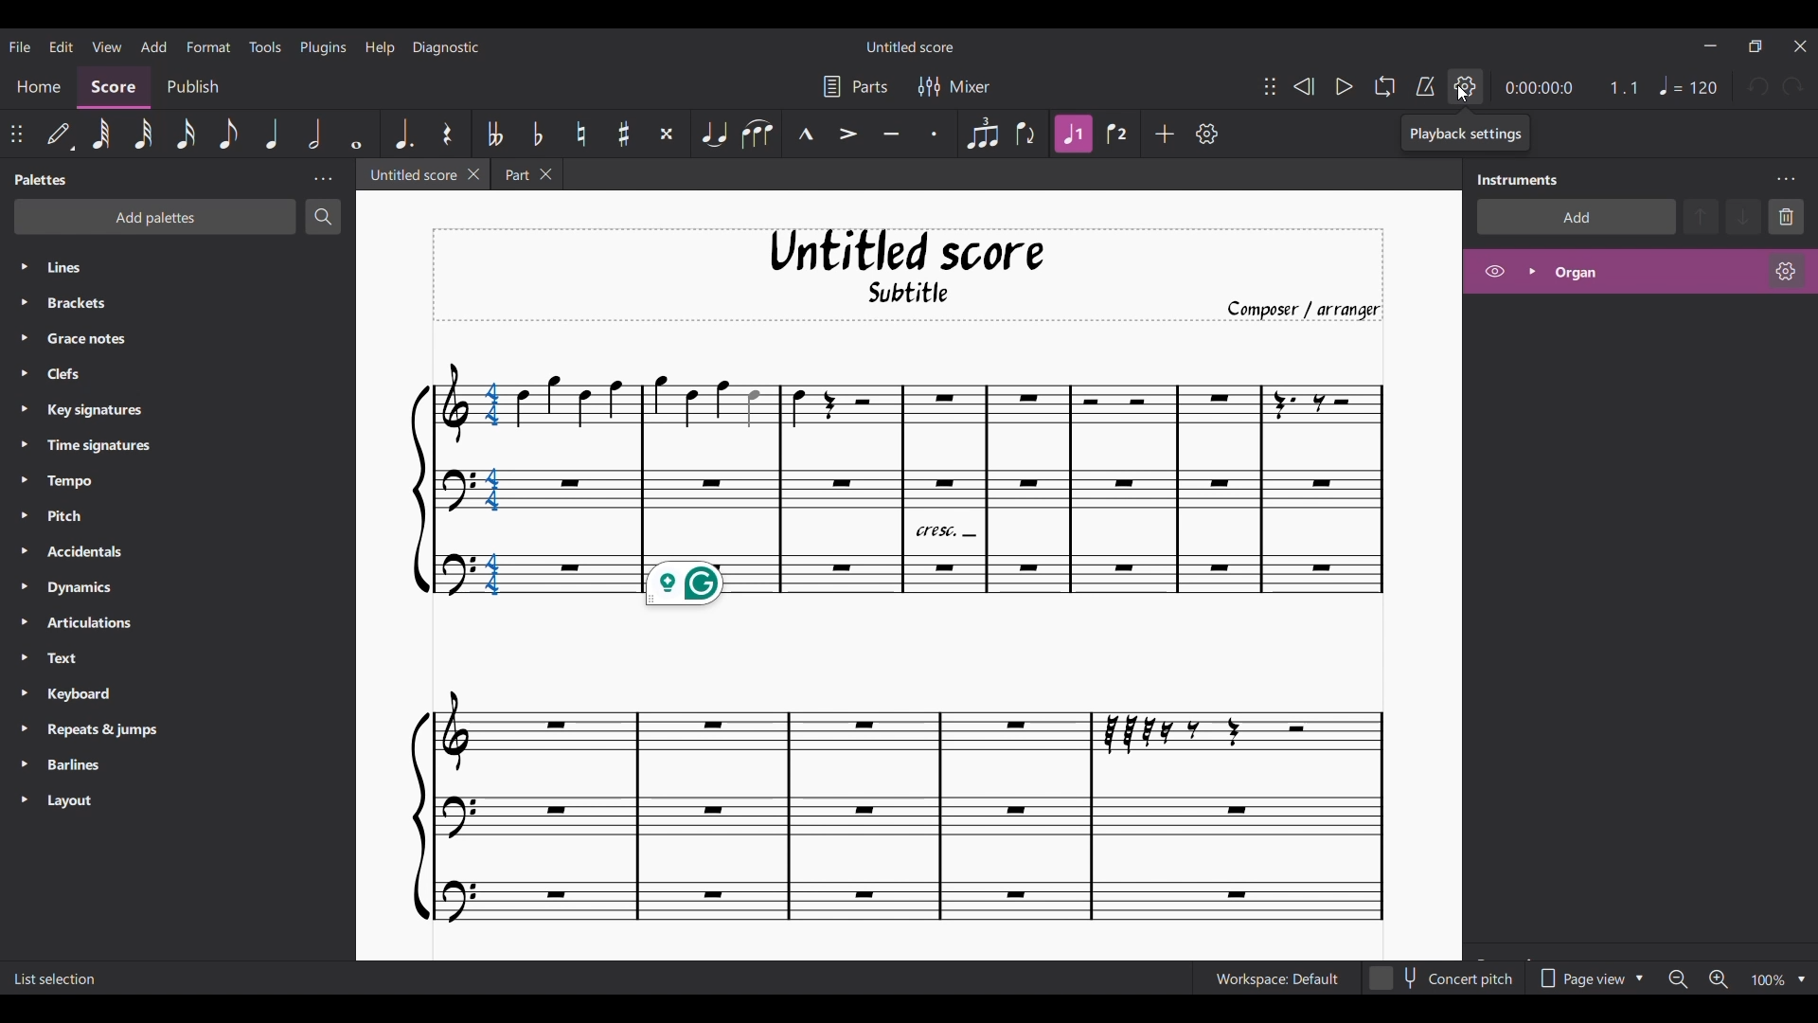 This screenshot has height=1023, width=1818. Describe the element at coordinates (106, 45) in the screenshot. I see `View menu` at that location.